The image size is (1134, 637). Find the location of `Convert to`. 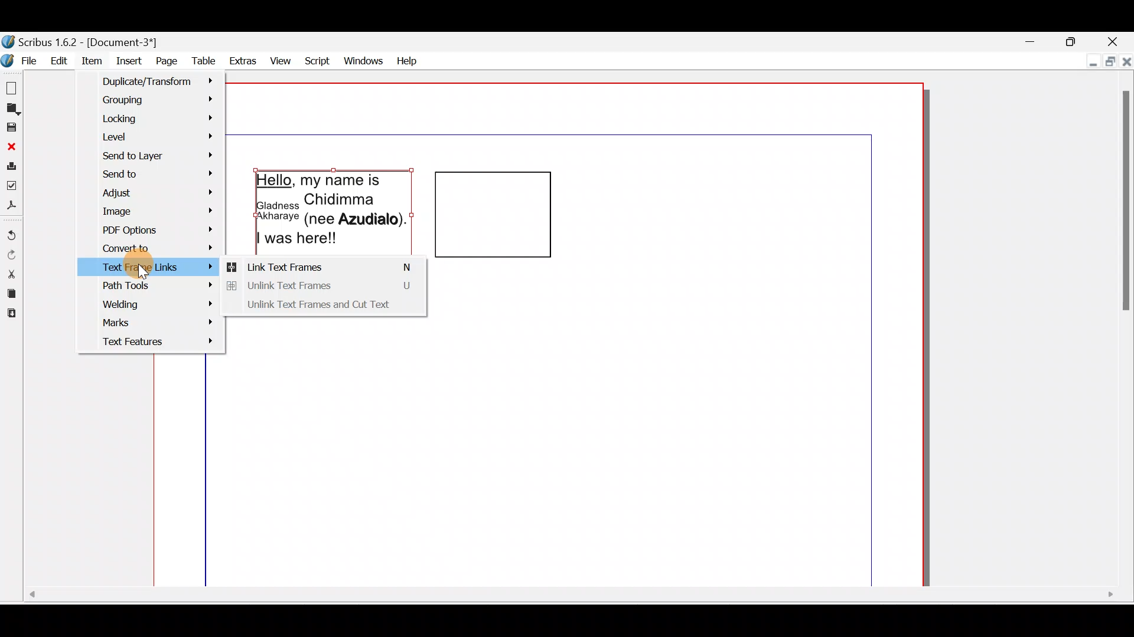

Convert to is located at coordinates (150, 246).